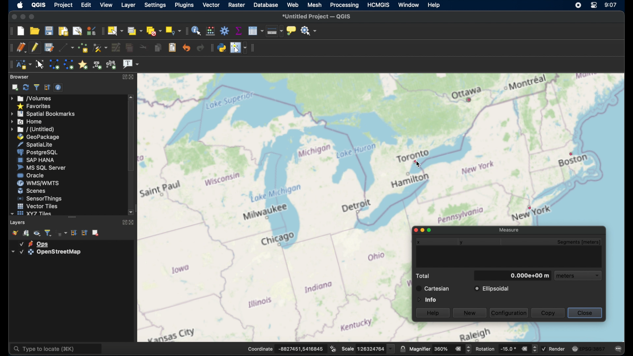  Describe the element at coordinates (197, 30) in the screenshot. I see `identify features` at that location.